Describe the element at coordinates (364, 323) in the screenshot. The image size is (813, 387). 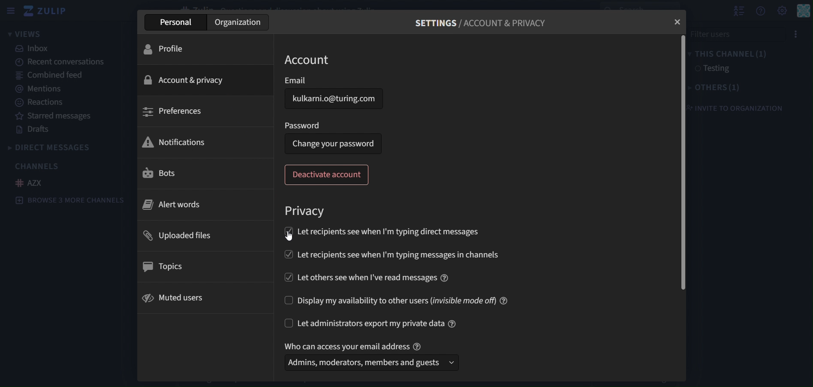
I see `let admininstrators export my private data` at that location.